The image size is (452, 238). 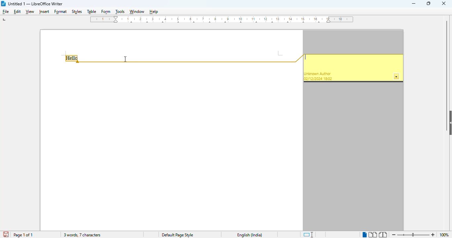 What do you see at coordinates (170, 42) in the screenshot?
I see `workspace` at bounding box center [170, 42].